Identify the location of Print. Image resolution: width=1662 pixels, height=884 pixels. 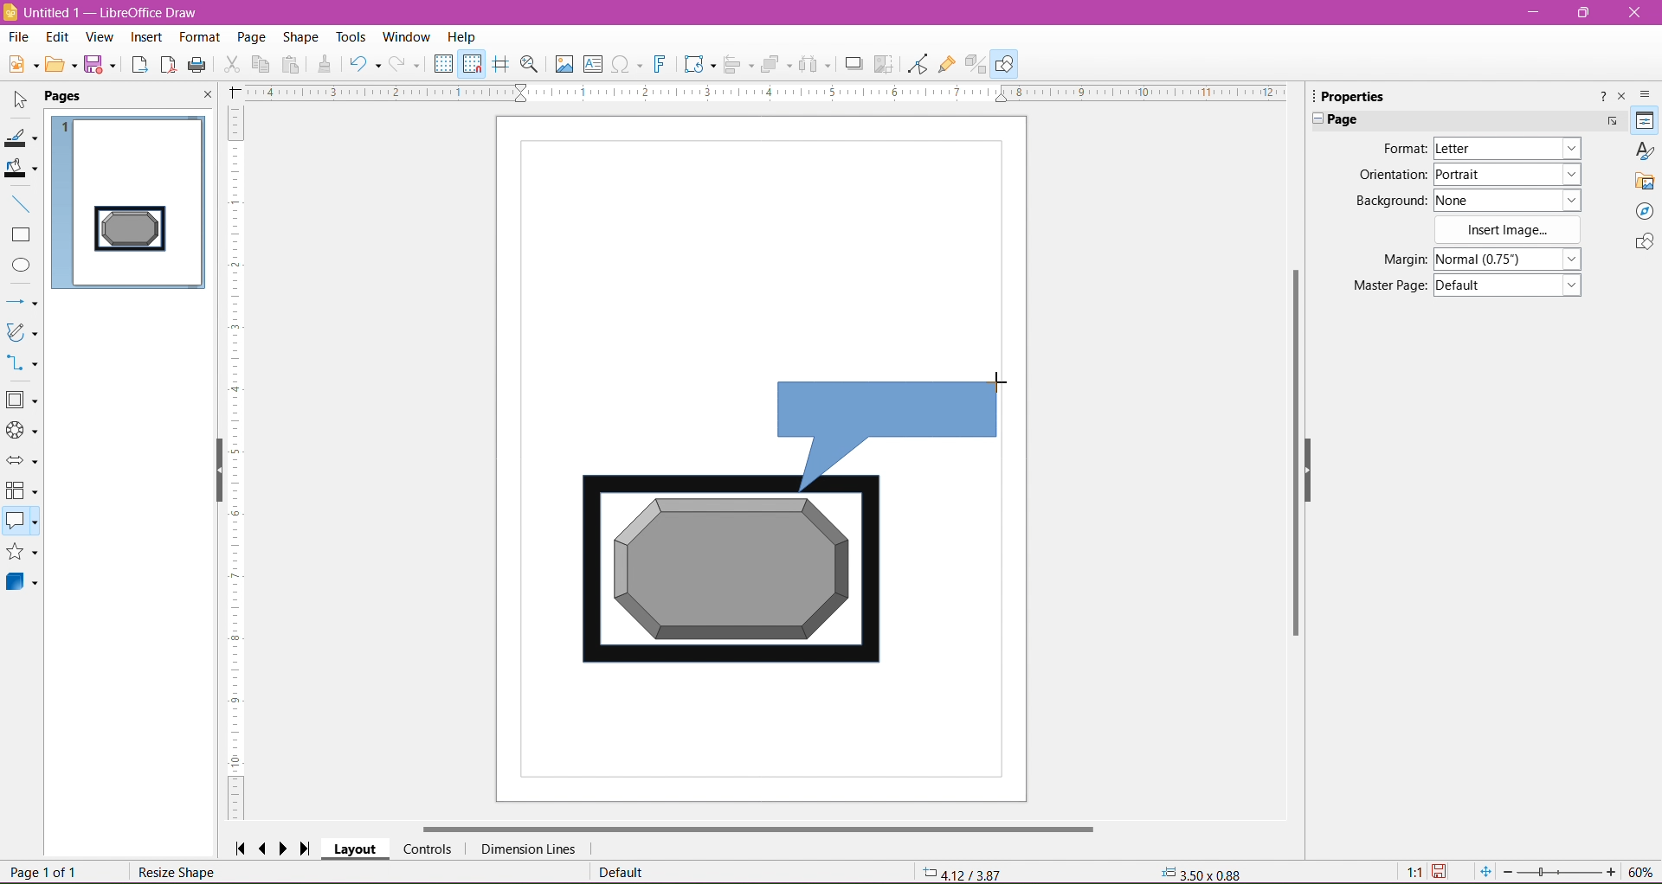
(198, 64).